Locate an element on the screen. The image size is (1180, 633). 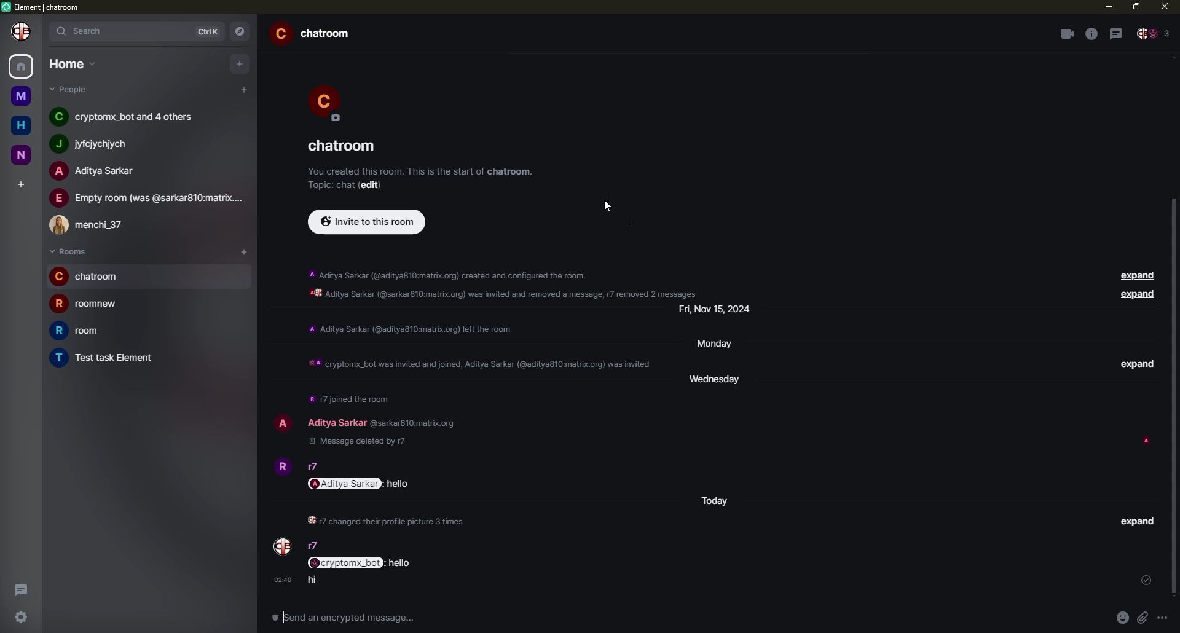
video is located at coordinates (1064, 33).